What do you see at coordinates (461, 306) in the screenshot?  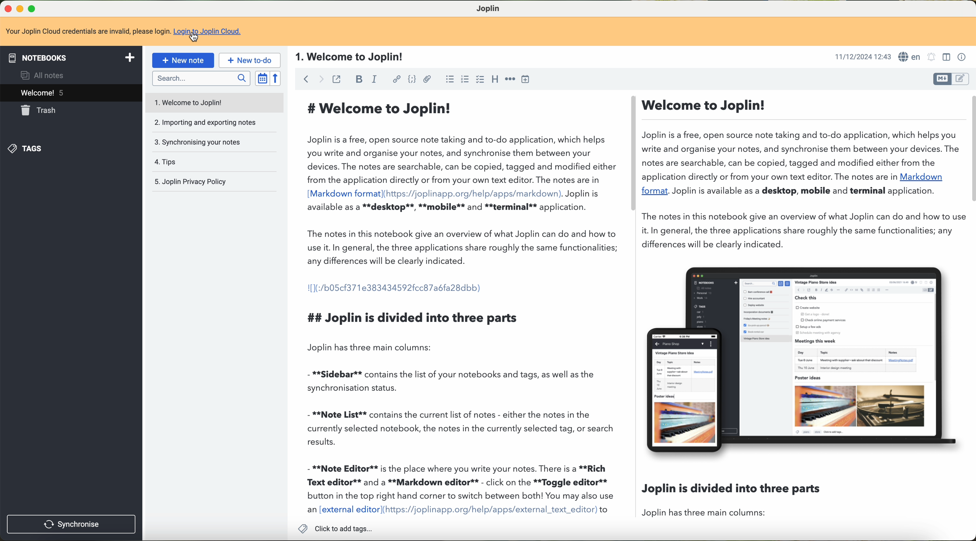 I see `# Welcome to Joplin!

Joplin is a free, open source note taking and to-do application, which helps
you write and organise your notes, and synchronise them between your
devices. The notes are searchable, can be copied, tagged and modified either
from the application directly or from your own text editor. The notes are in
[Markdown format](https://joplinapp.org/help/apps/markdown). Joplin is
available as a **desktop**, **mobile** and **terminal** application.

The notes in this notebook give an overview of what Joplin can do and how to
use it. In general, the three applications share roughly the same functionalities;
any differences will be clearly indicated.
1[1(:/b05cf371e383434592fcc87a6fa28dbb)

## Joplin is divided into three parts

Joplin has three main columns:

- **Sidebar** contains the list of your notebooks and tags, as well as the
synchronisation status.

- **Note List** contains the current list of notes - either the notes in the
currently selected notebook, the notes in the currently selected tag, or search
results.

- **Note Editor** is the place where you write your notes. There is a **Rich
Text editor** and a **Markdown editor** - click on the **Toggle editor**
button in the top right hand corner to switch between both! You may also use
an [external editor](https://joplinapp.org/help/apps/external_text_editor) to` at bounding box center [461, 306].